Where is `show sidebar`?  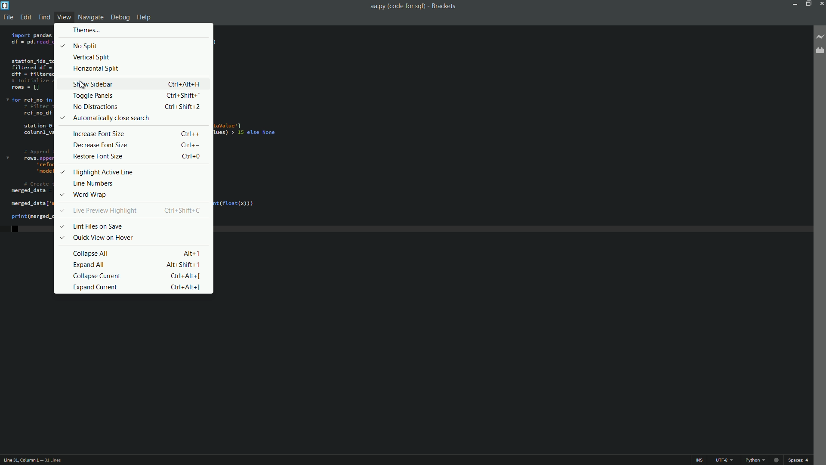
show sidebar is located at coordinates (140, 84).